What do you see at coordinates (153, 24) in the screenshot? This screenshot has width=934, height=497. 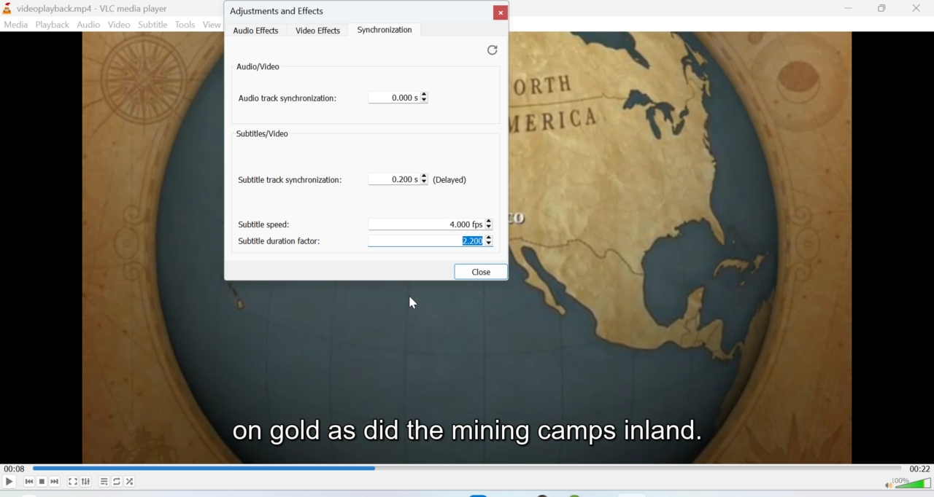 I see `Subtitle` at bounding box center [153, 24].